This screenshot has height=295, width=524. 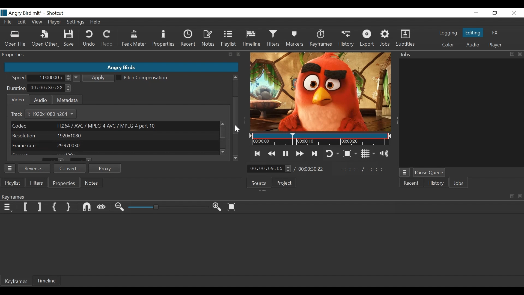 I want to click on Zoom slider, so click(x=168, y=208).